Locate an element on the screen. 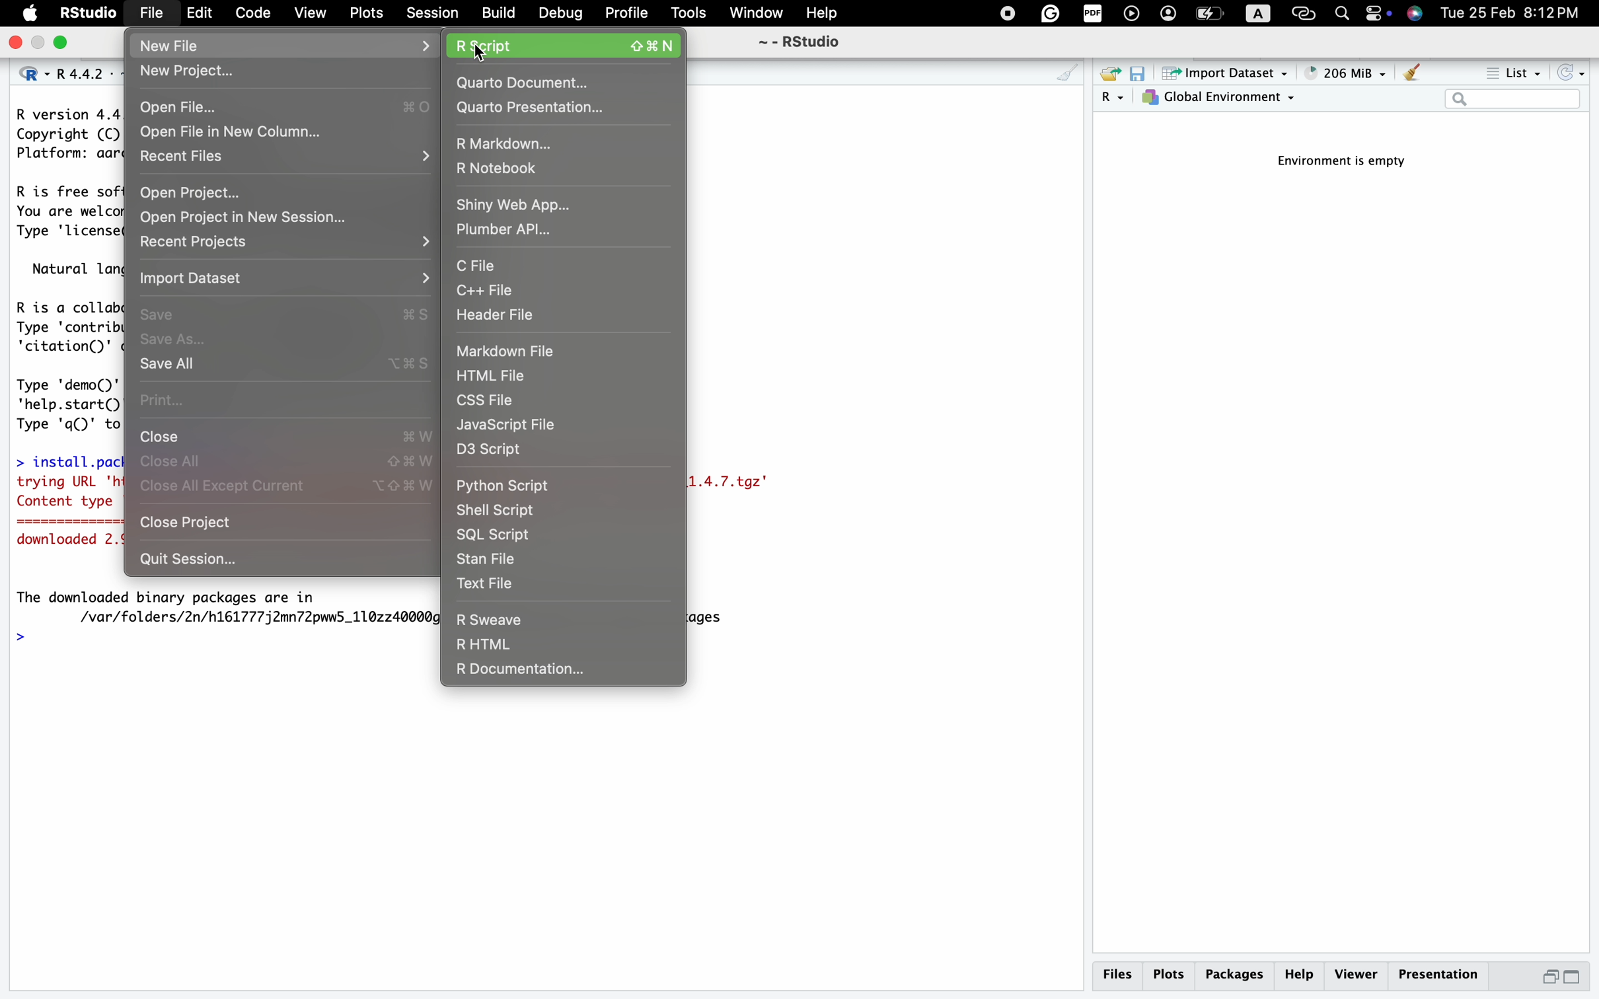 Image resolution: width=1599 pixels, height=999 pixels. build is located at coordinates (498, 13).